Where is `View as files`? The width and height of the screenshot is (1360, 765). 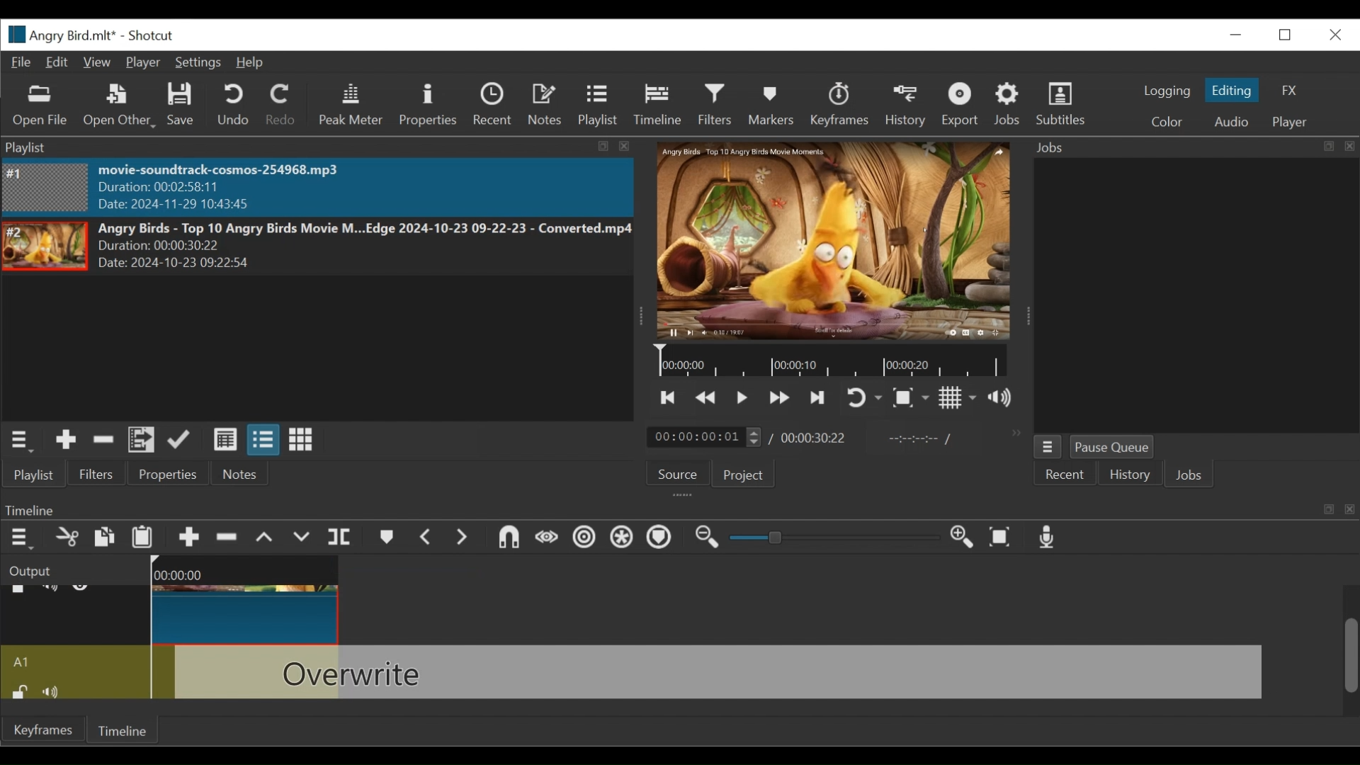
View as files is located at coordinates (263, 441).